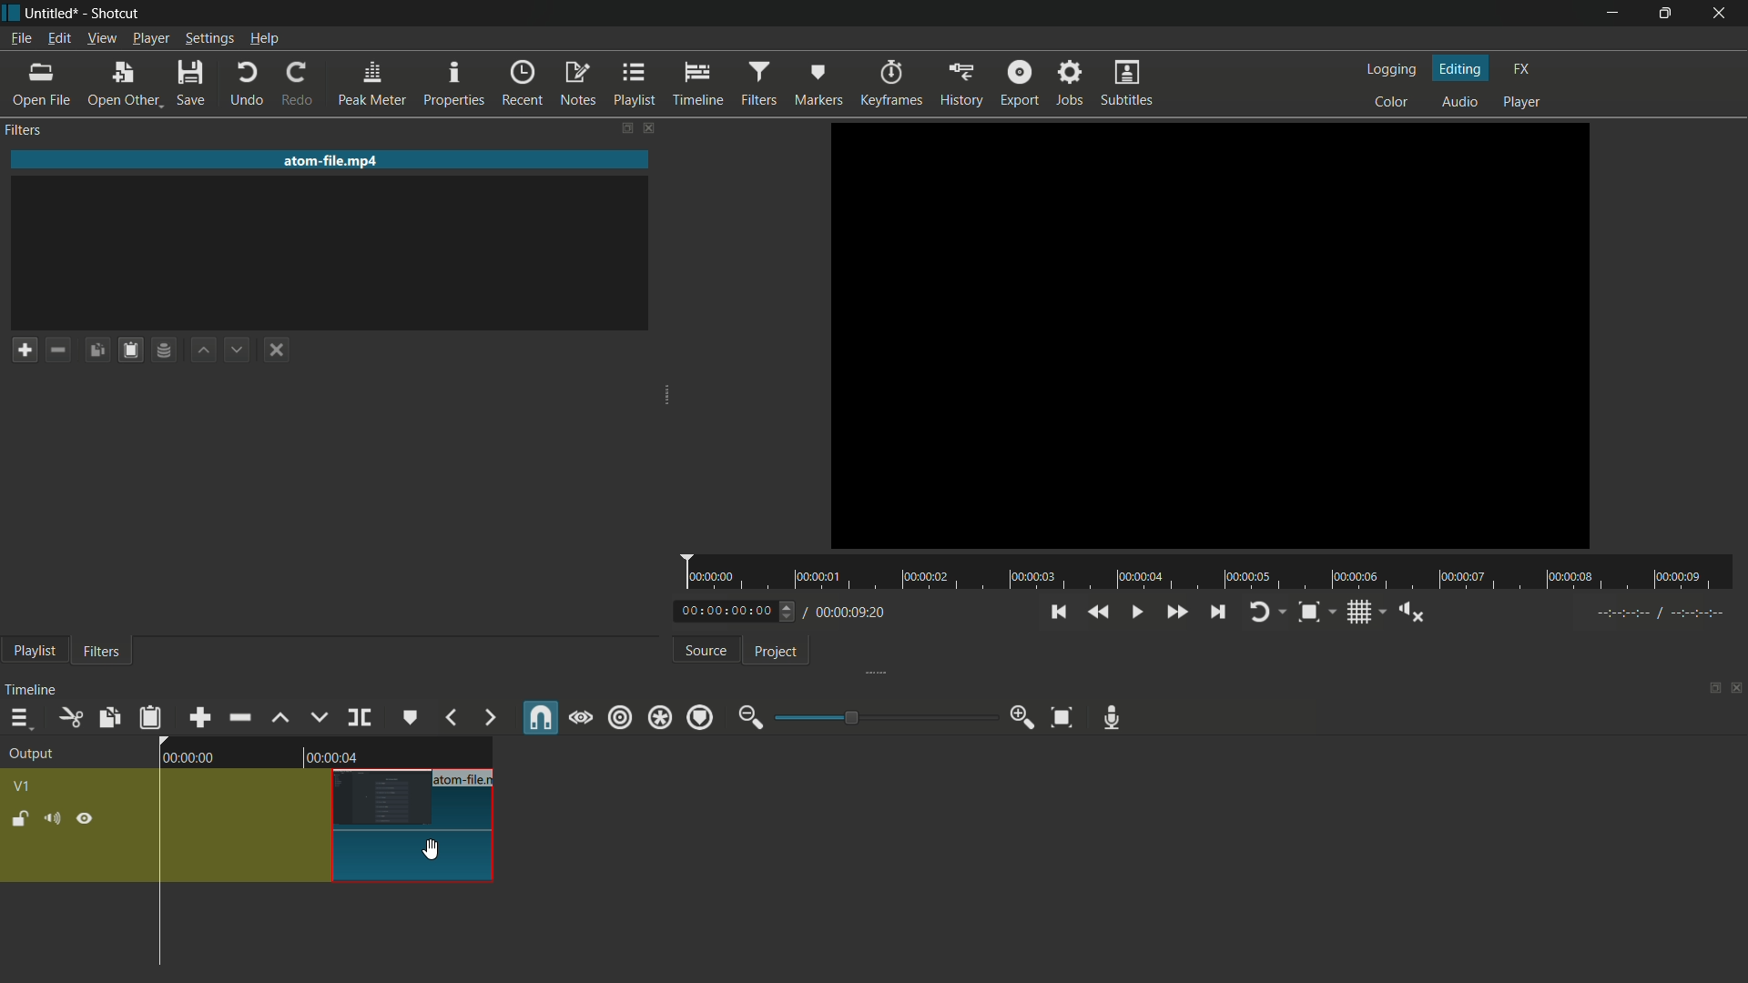 This screenshot has width=1748, height=983. What do you see at coordinates (163, 351) in the screenshot?
I see `save filter set` at bounding box center [163, 351].